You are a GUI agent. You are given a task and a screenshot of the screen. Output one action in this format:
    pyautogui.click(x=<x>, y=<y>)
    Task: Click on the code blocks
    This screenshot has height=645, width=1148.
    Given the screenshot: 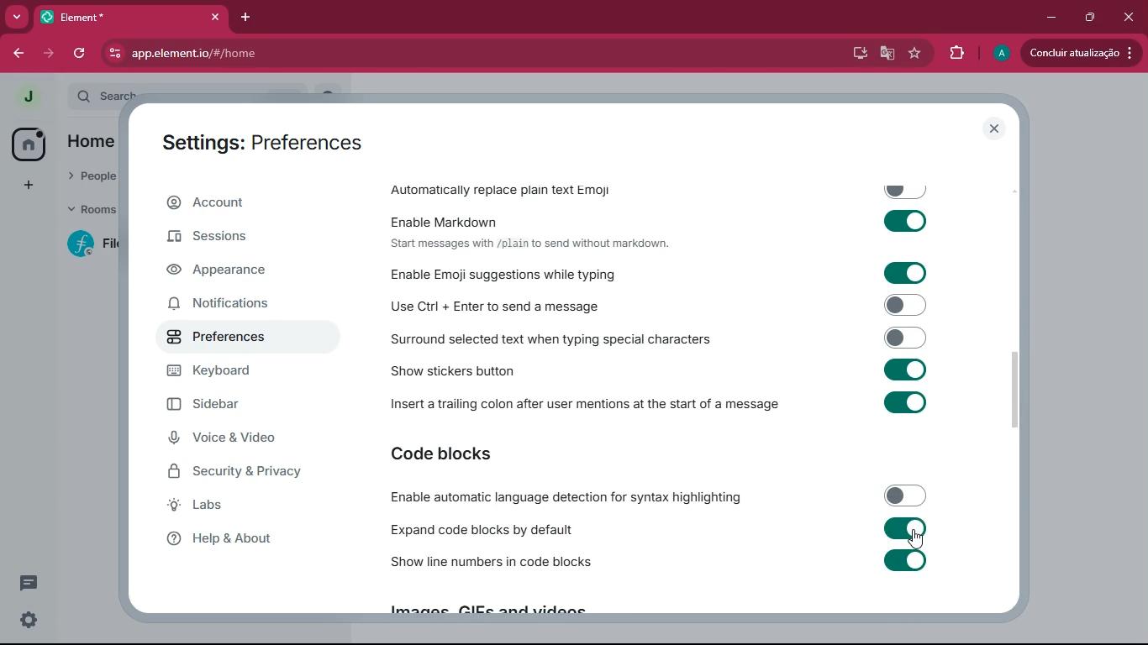 What is the action you would take?
    pyautogui.click(x=483, y=454)
    